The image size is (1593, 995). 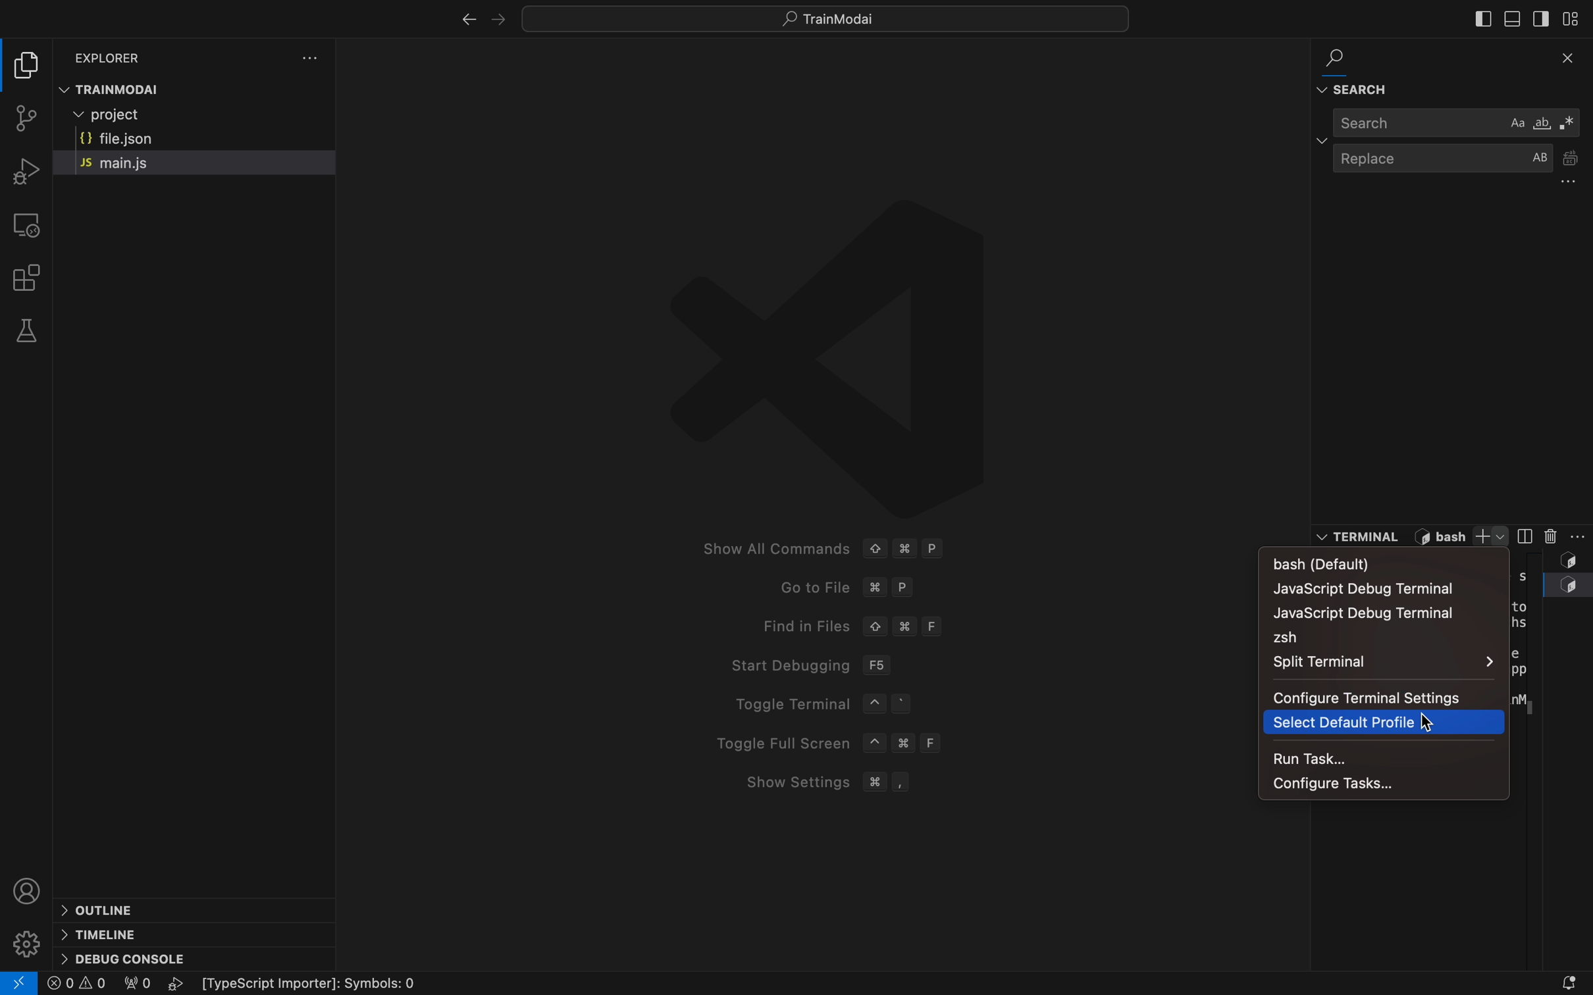 I want to click on trainmodai, so click(x=203, y=89).